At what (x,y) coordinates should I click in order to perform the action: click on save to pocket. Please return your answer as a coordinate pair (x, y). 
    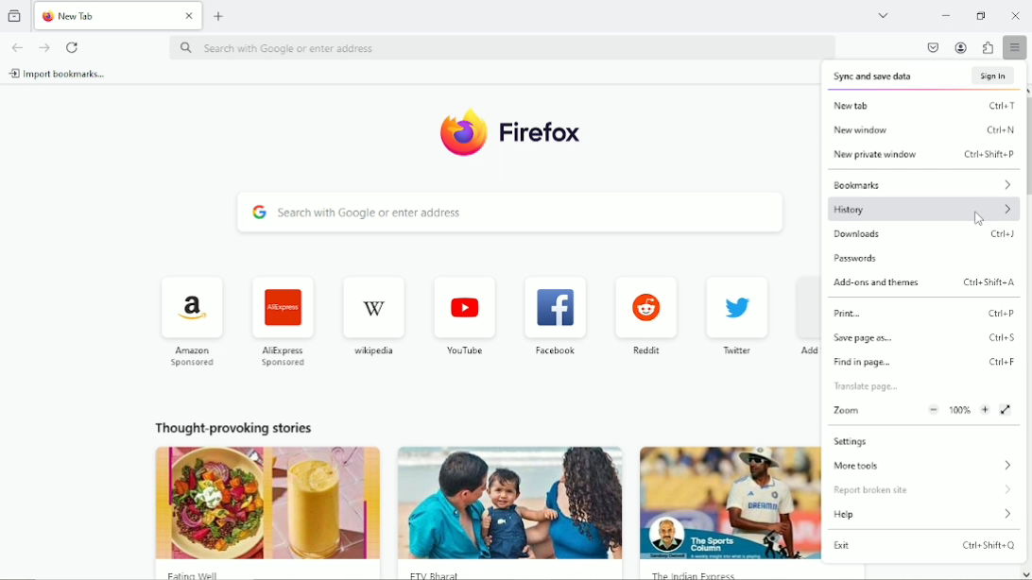
    Looking at the image, I should click on (931, 46).